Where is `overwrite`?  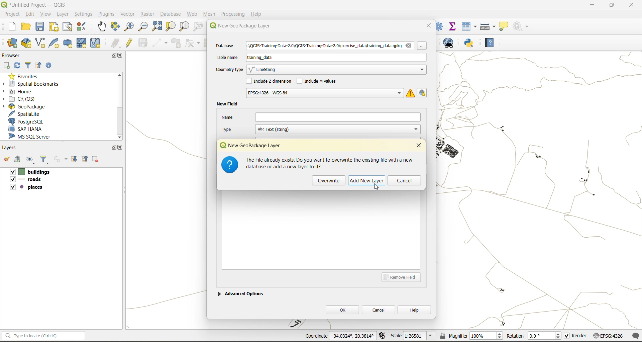 overwrite is located at coordinates (329, 180).